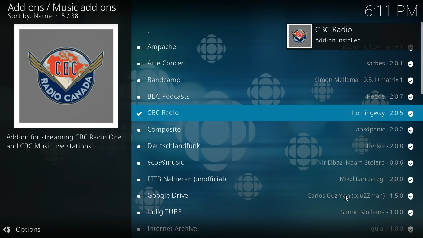  Describe the element at coordinates (388, 229) in the screenshot. I see `protection` at that location.